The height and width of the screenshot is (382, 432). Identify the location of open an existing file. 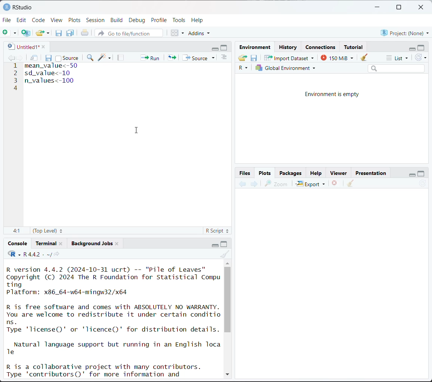
(40, 32).